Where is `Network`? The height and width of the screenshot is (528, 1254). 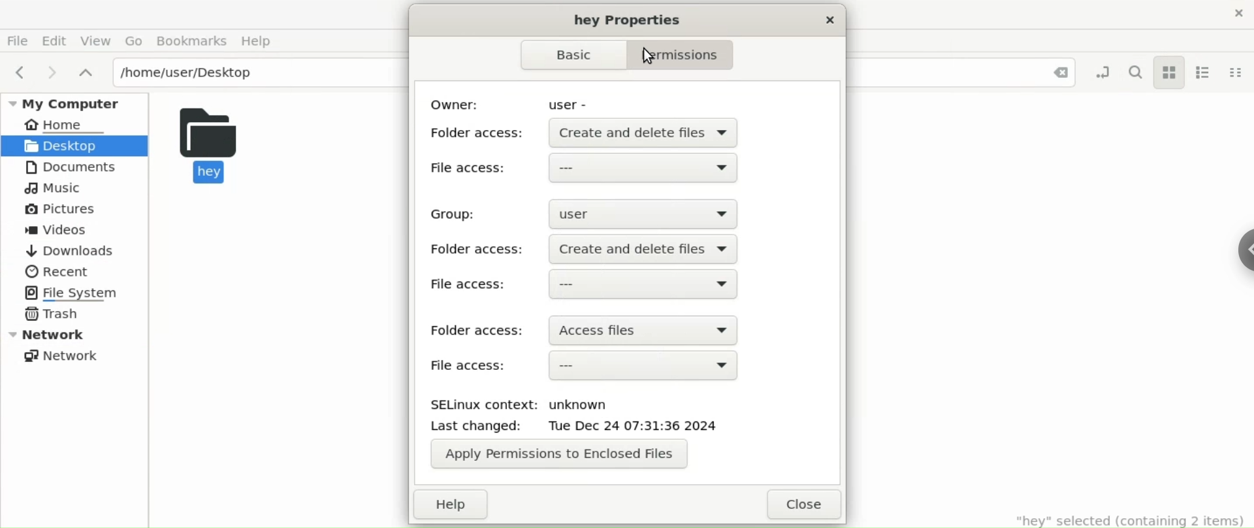
Network is located at coordinates (60, 355).